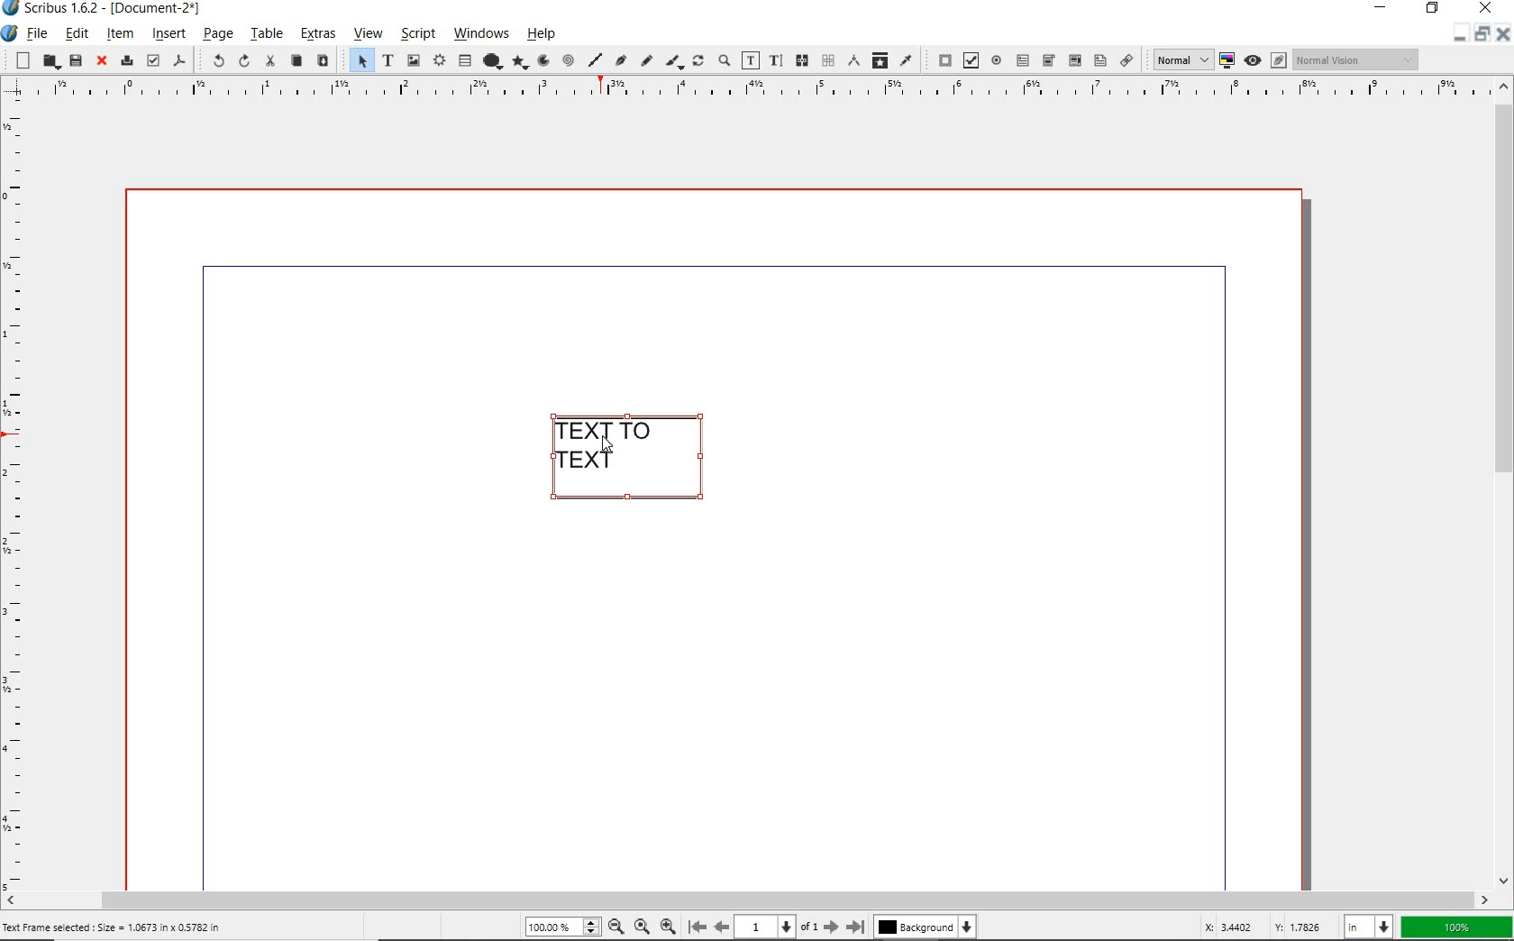 Image resolution: width=1514 pixels, height=941 pixels. What do you see at coordinates (1365, 927) in the screenshot?
I see `select unit` at bounding box center [1365, 927].